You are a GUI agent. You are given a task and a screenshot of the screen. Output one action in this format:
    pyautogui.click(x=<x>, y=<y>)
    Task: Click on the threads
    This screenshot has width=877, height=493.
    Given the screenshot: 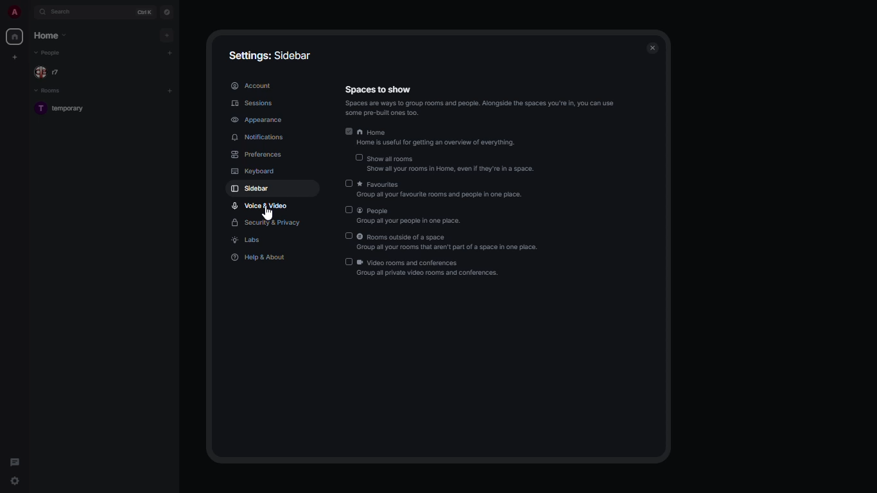 What is the action you would take?
    pyautogui.click(x=14, y=460)
    